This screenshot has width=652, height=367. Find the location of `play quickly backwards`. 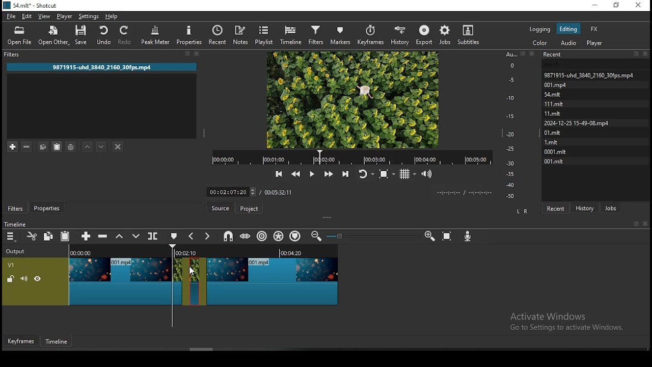

play quickly backwards is located at coordinates (295, 174).